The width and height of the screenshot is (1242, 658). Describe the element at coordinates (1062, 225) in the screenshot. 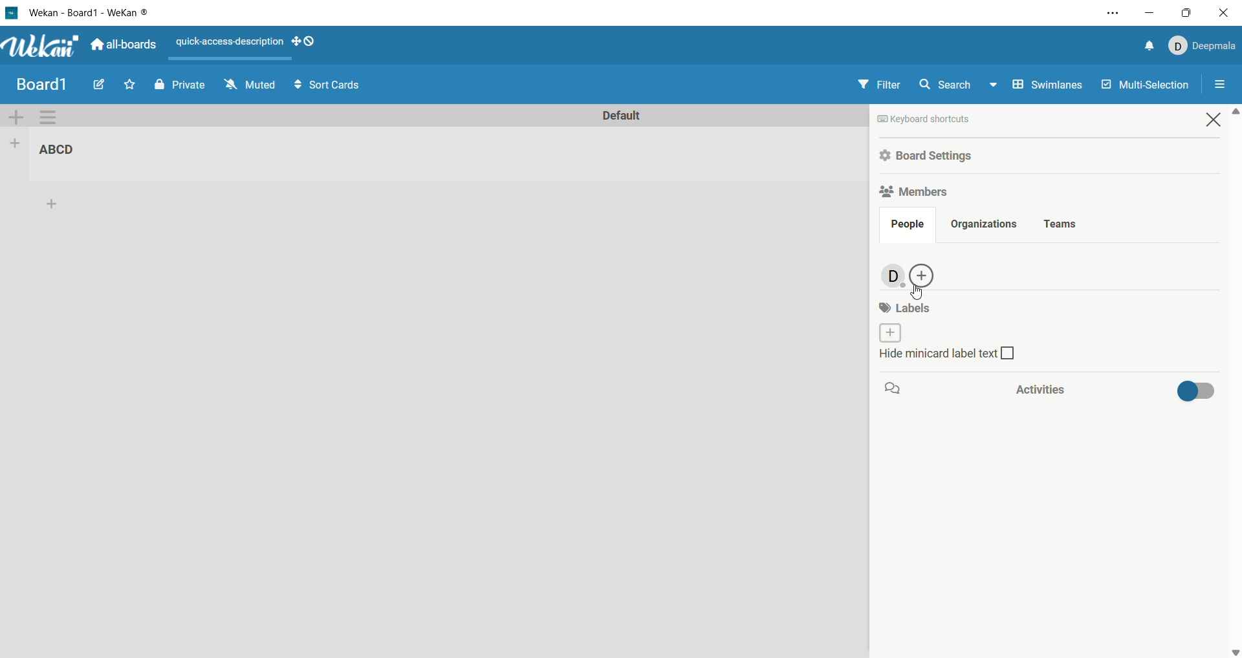

I see `teams` at that location.